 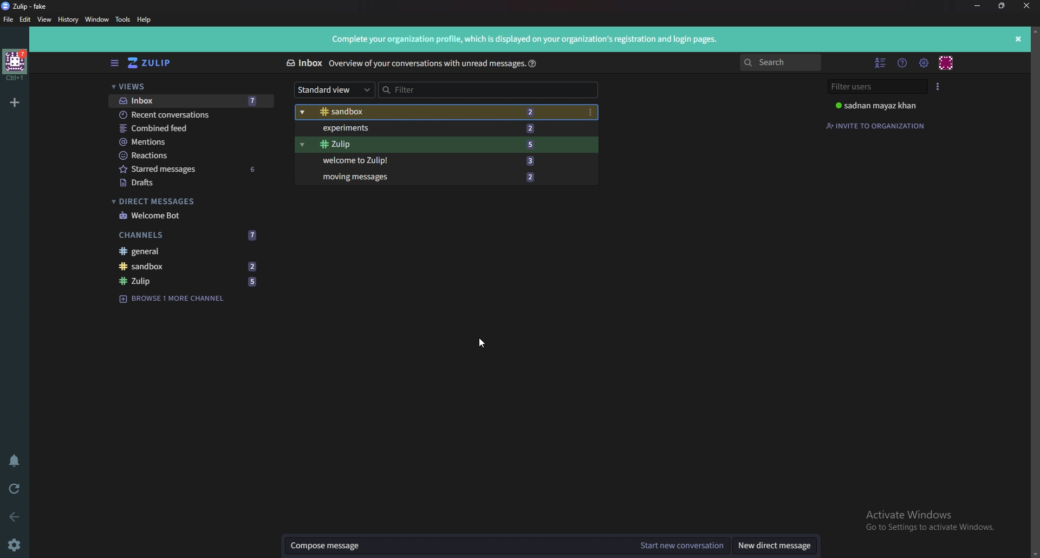 I want to click on Enable do not disturb, so click(x=15, y=460).